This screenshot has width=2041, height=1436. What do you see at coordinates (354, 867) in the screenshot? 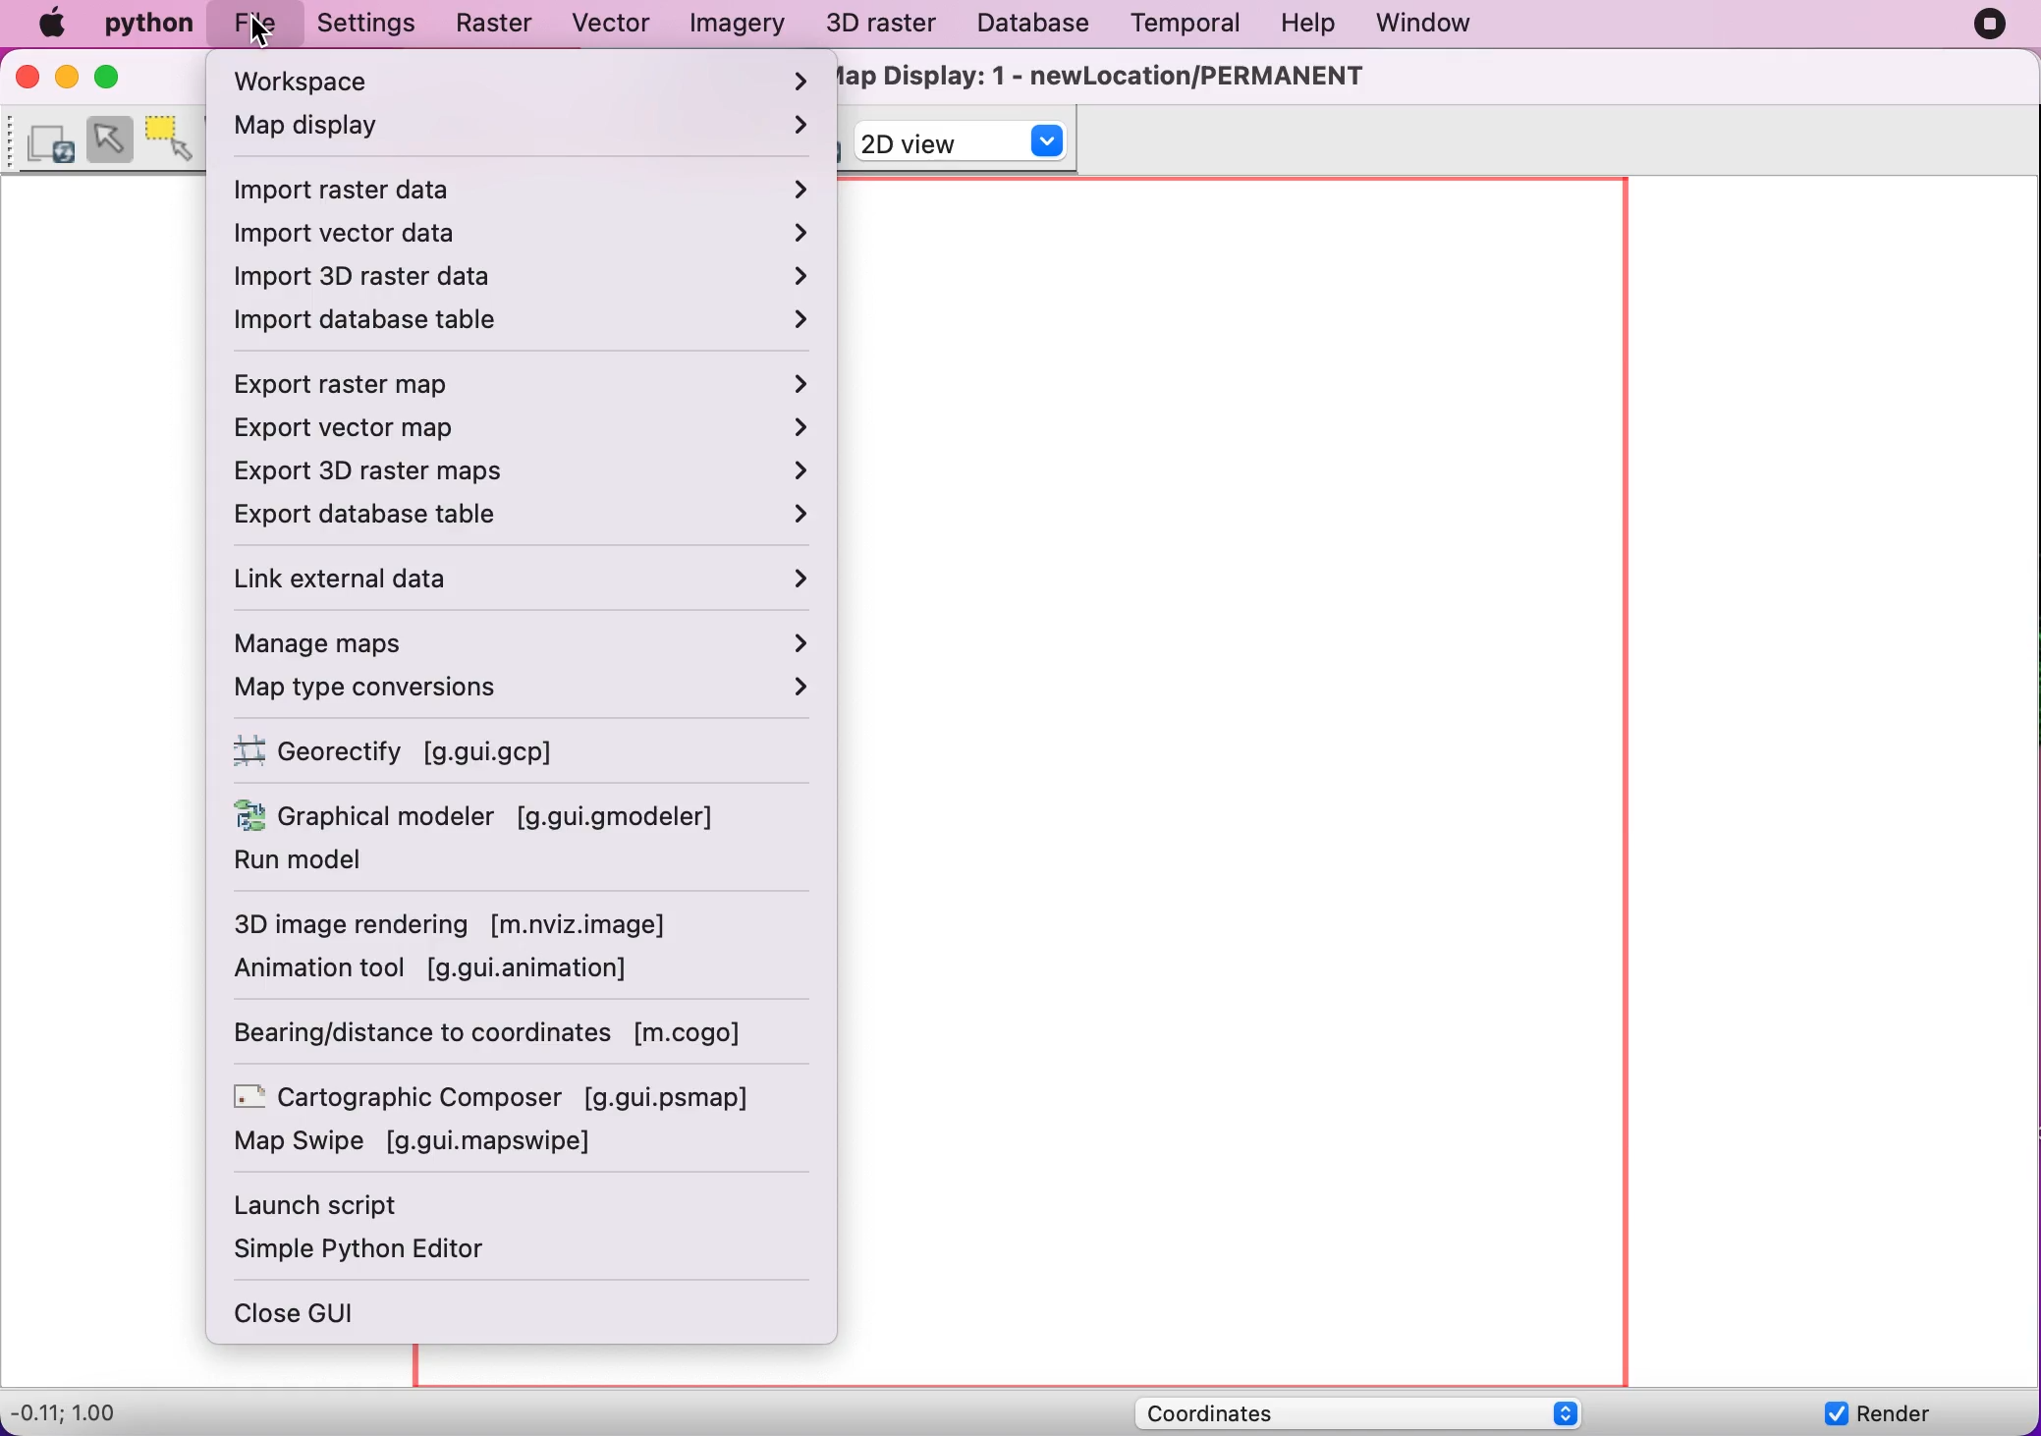
I see `run model` at bounding box center [354, 867].